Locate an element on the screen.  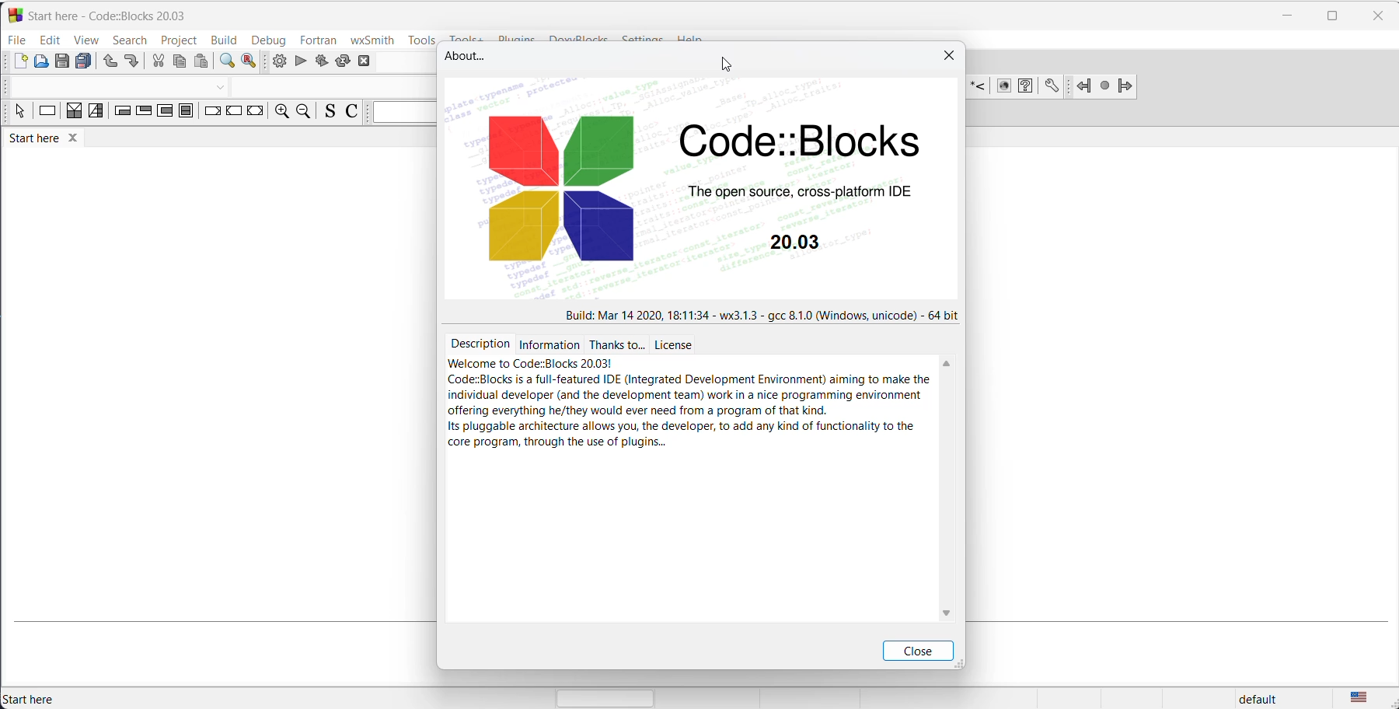
zoom out is located at coordinates (304, 113).